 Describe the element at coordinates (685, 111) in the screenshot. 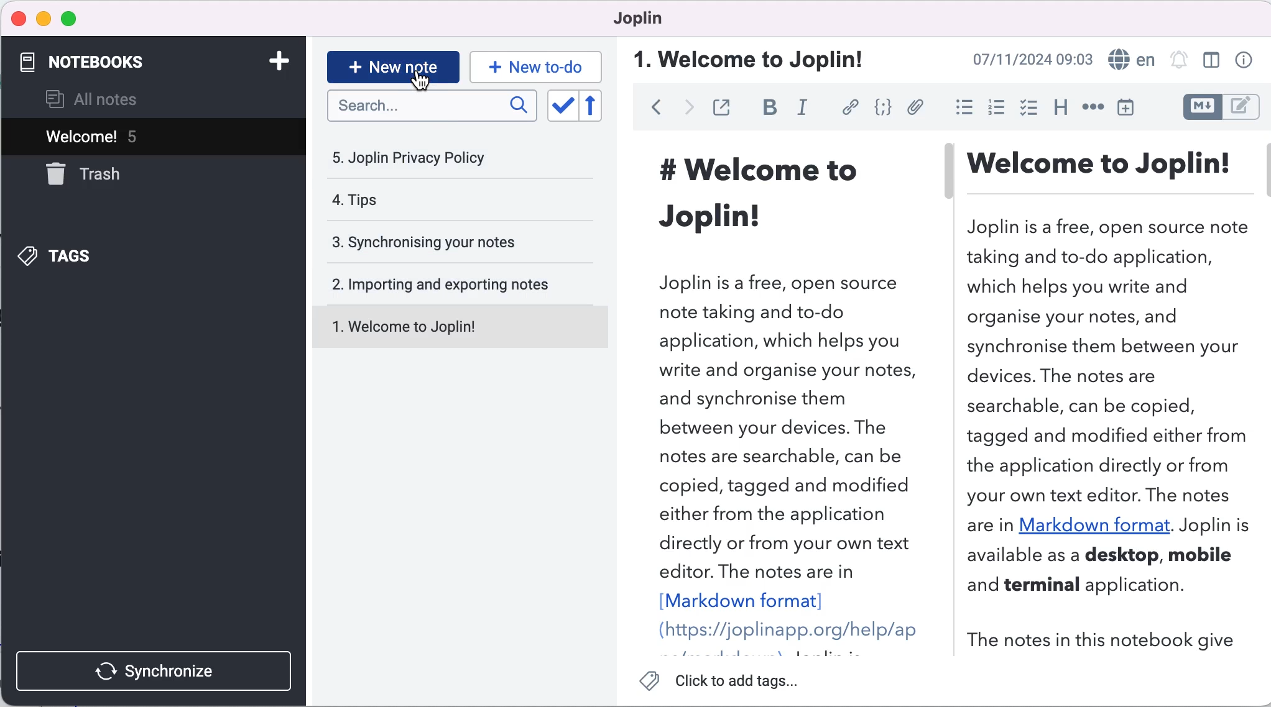

I see `forward` at that location.